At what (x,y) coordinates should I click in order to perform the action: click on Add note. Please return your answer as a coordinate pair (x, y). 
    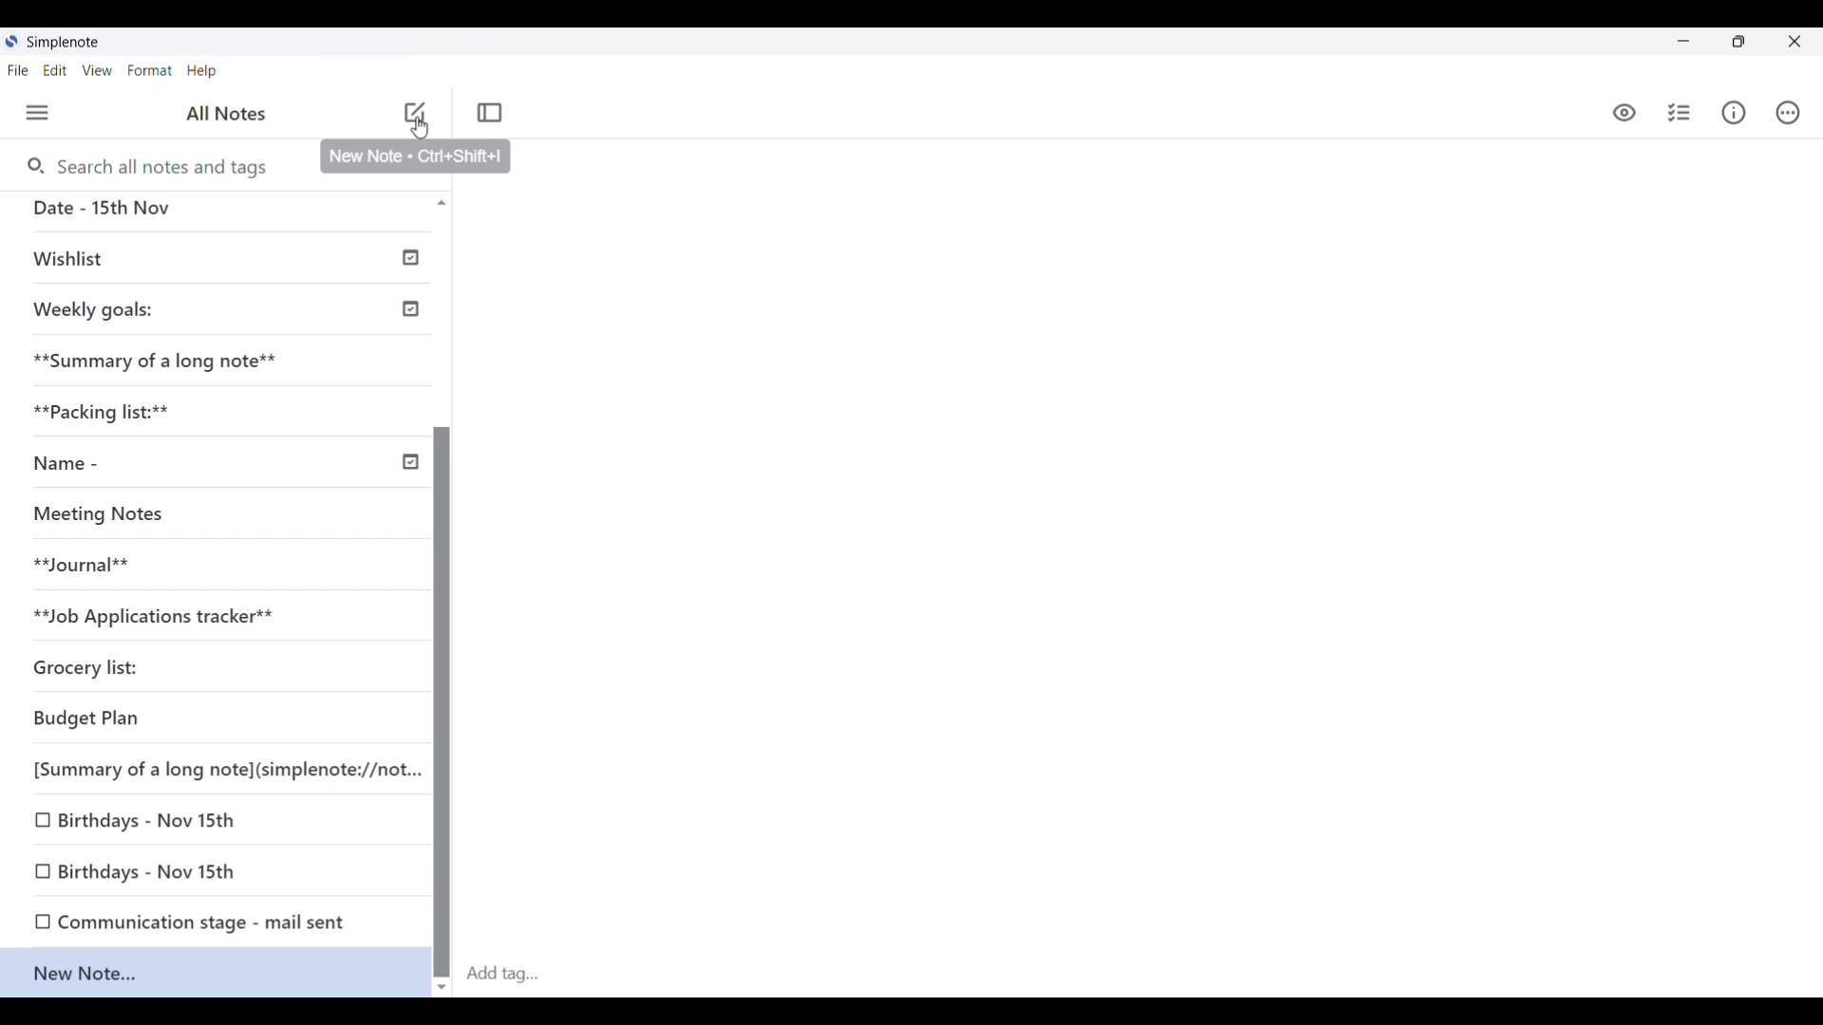
    Looking at the image, I should click on (415, 112).